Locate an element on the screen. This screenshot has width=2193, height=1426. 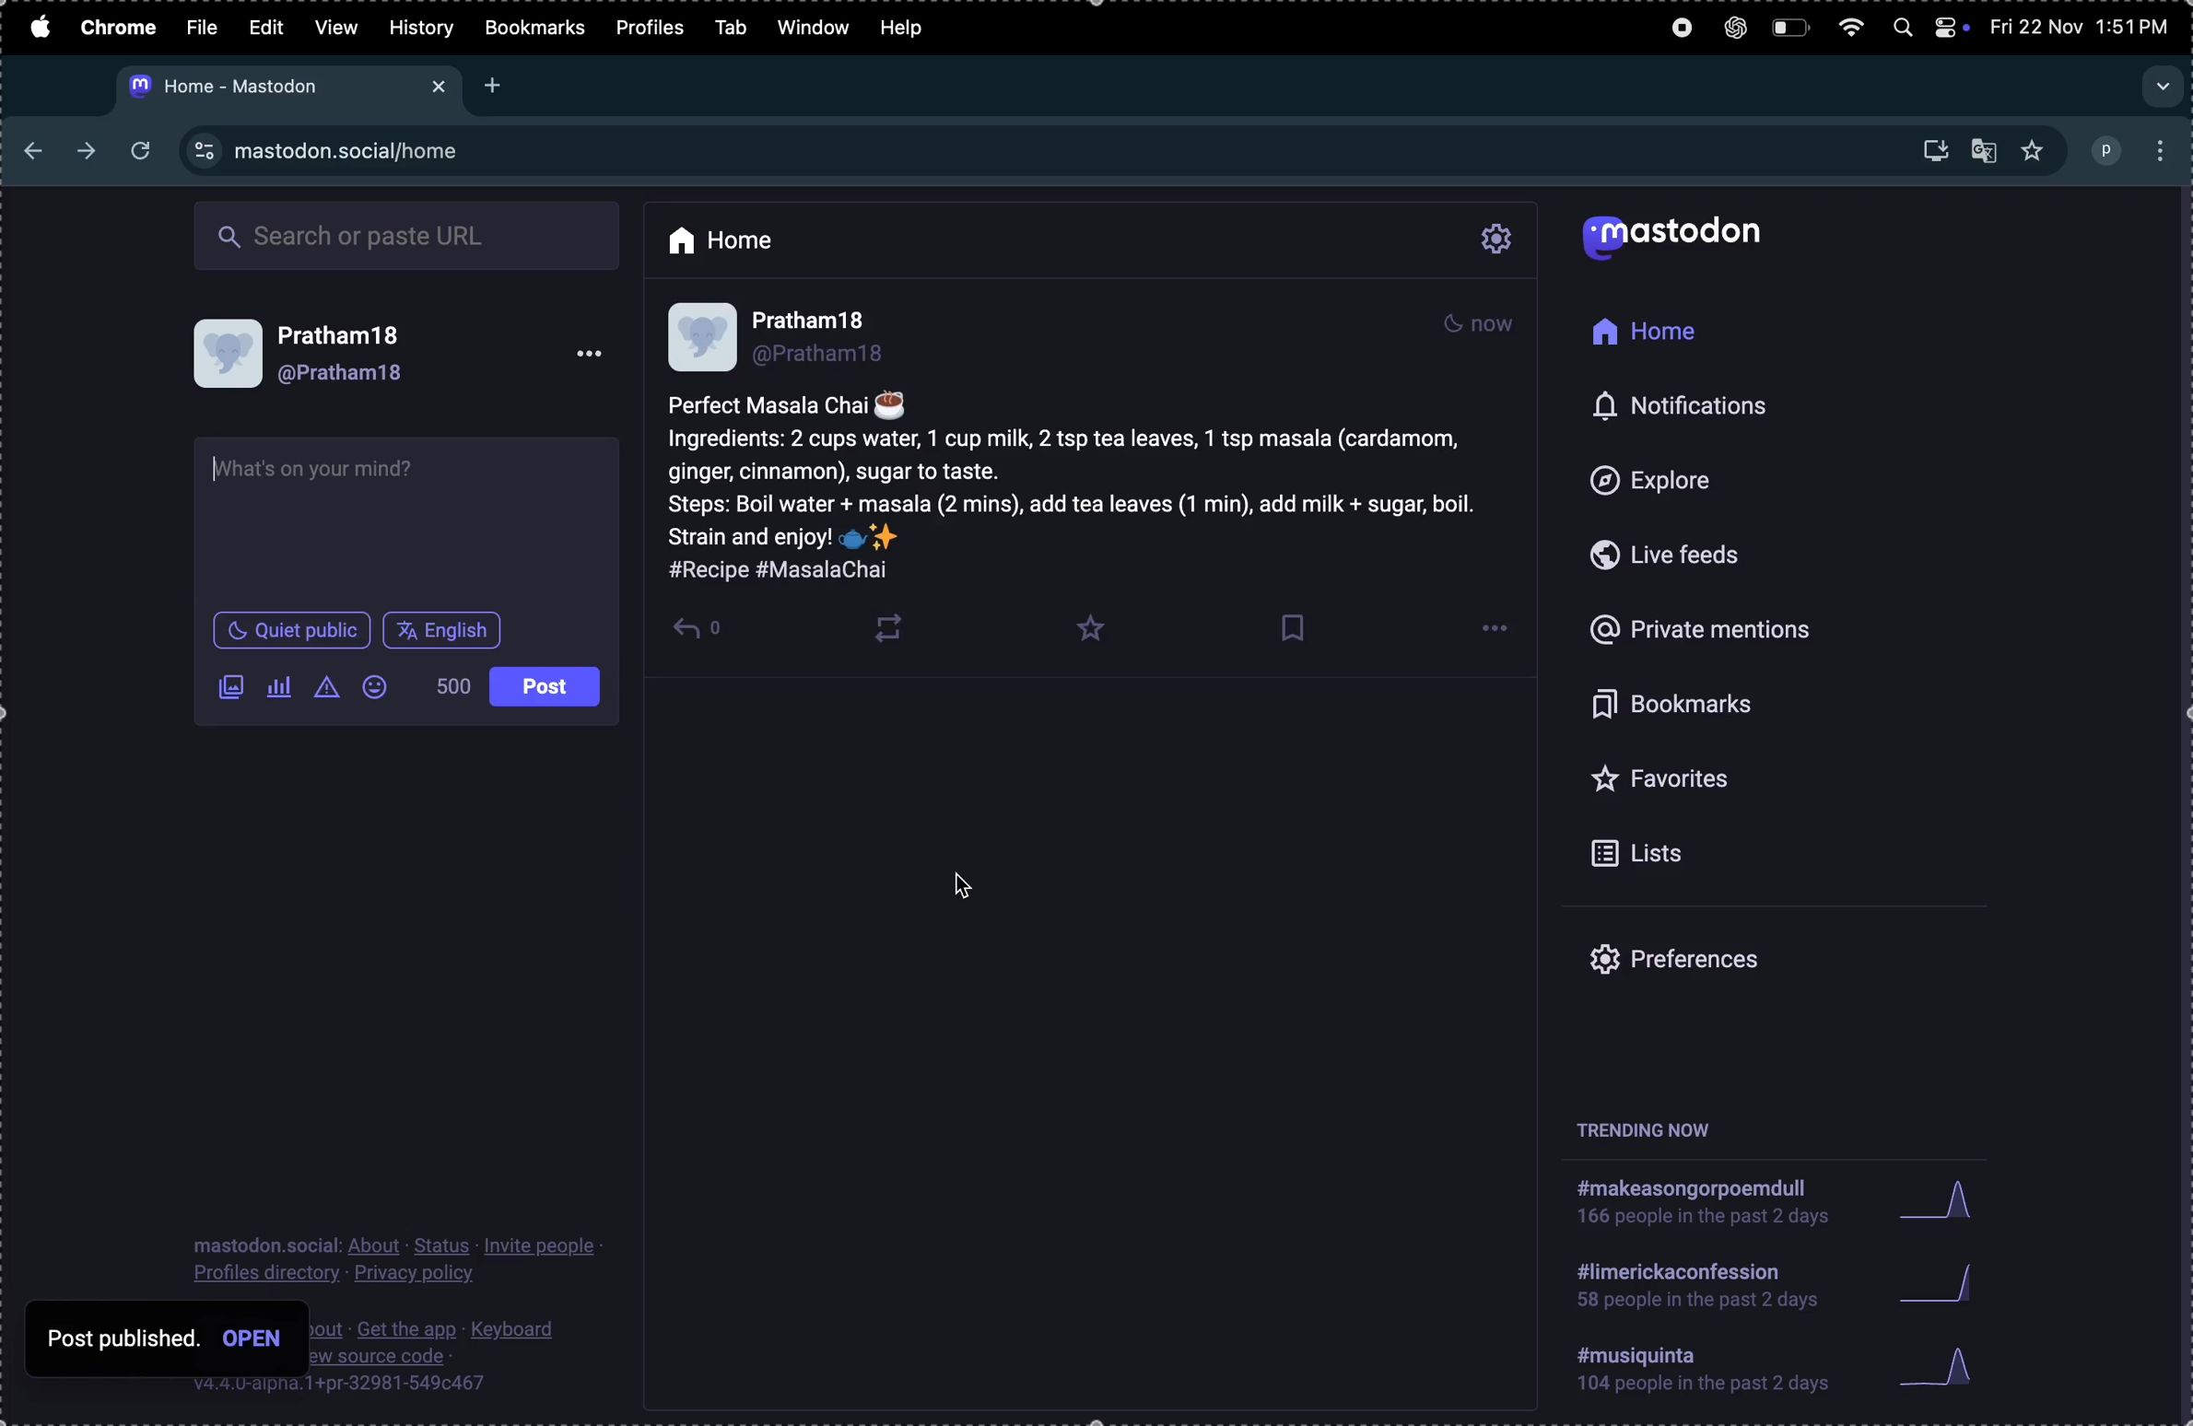
hashtag is located at coordinates (1704, 1288).